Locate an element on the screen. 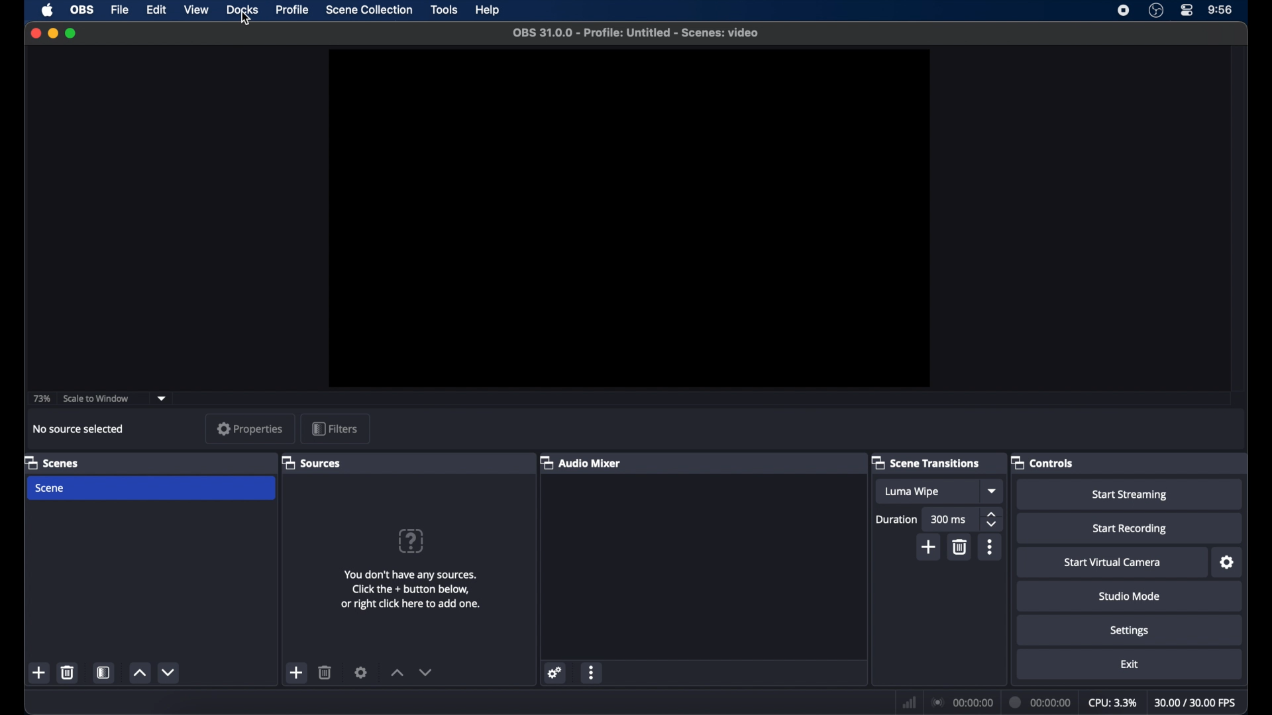 The height and width of the screenshot is (715, 1272). preview is located at coordinates (625, 218).